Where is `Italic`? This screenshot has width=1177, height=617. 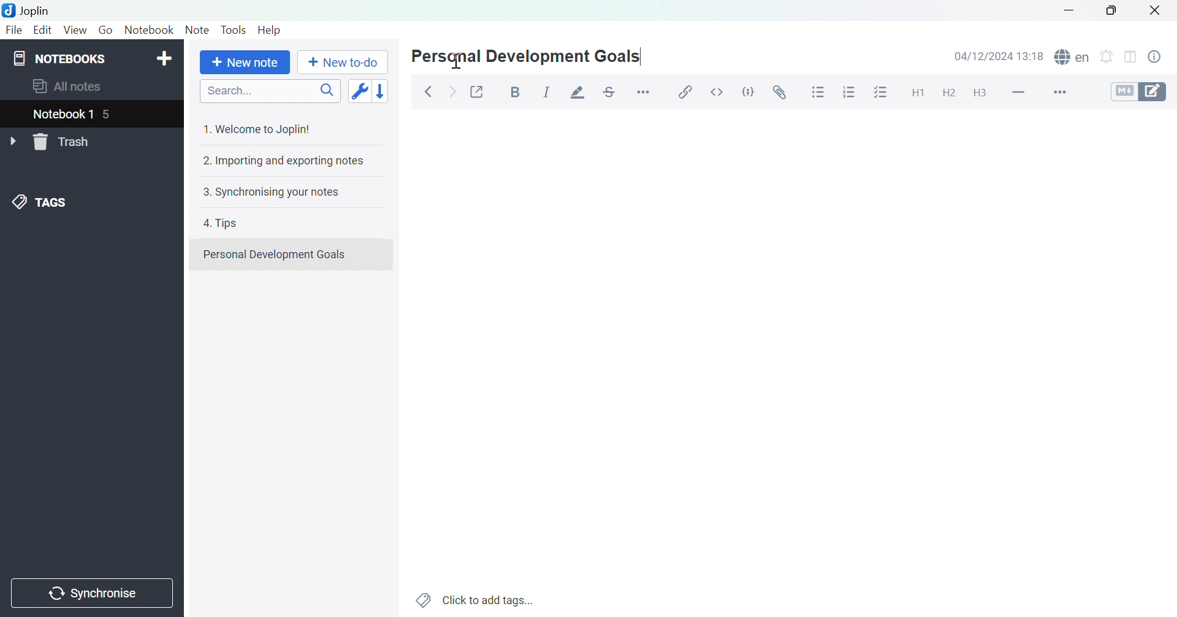
Italic is located at coordinates (546, 91).